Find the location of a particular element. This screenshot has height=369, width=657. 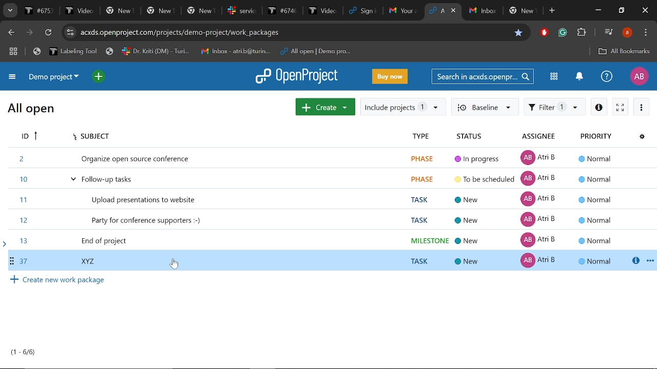

Priority is located at coordinates (595, 137).